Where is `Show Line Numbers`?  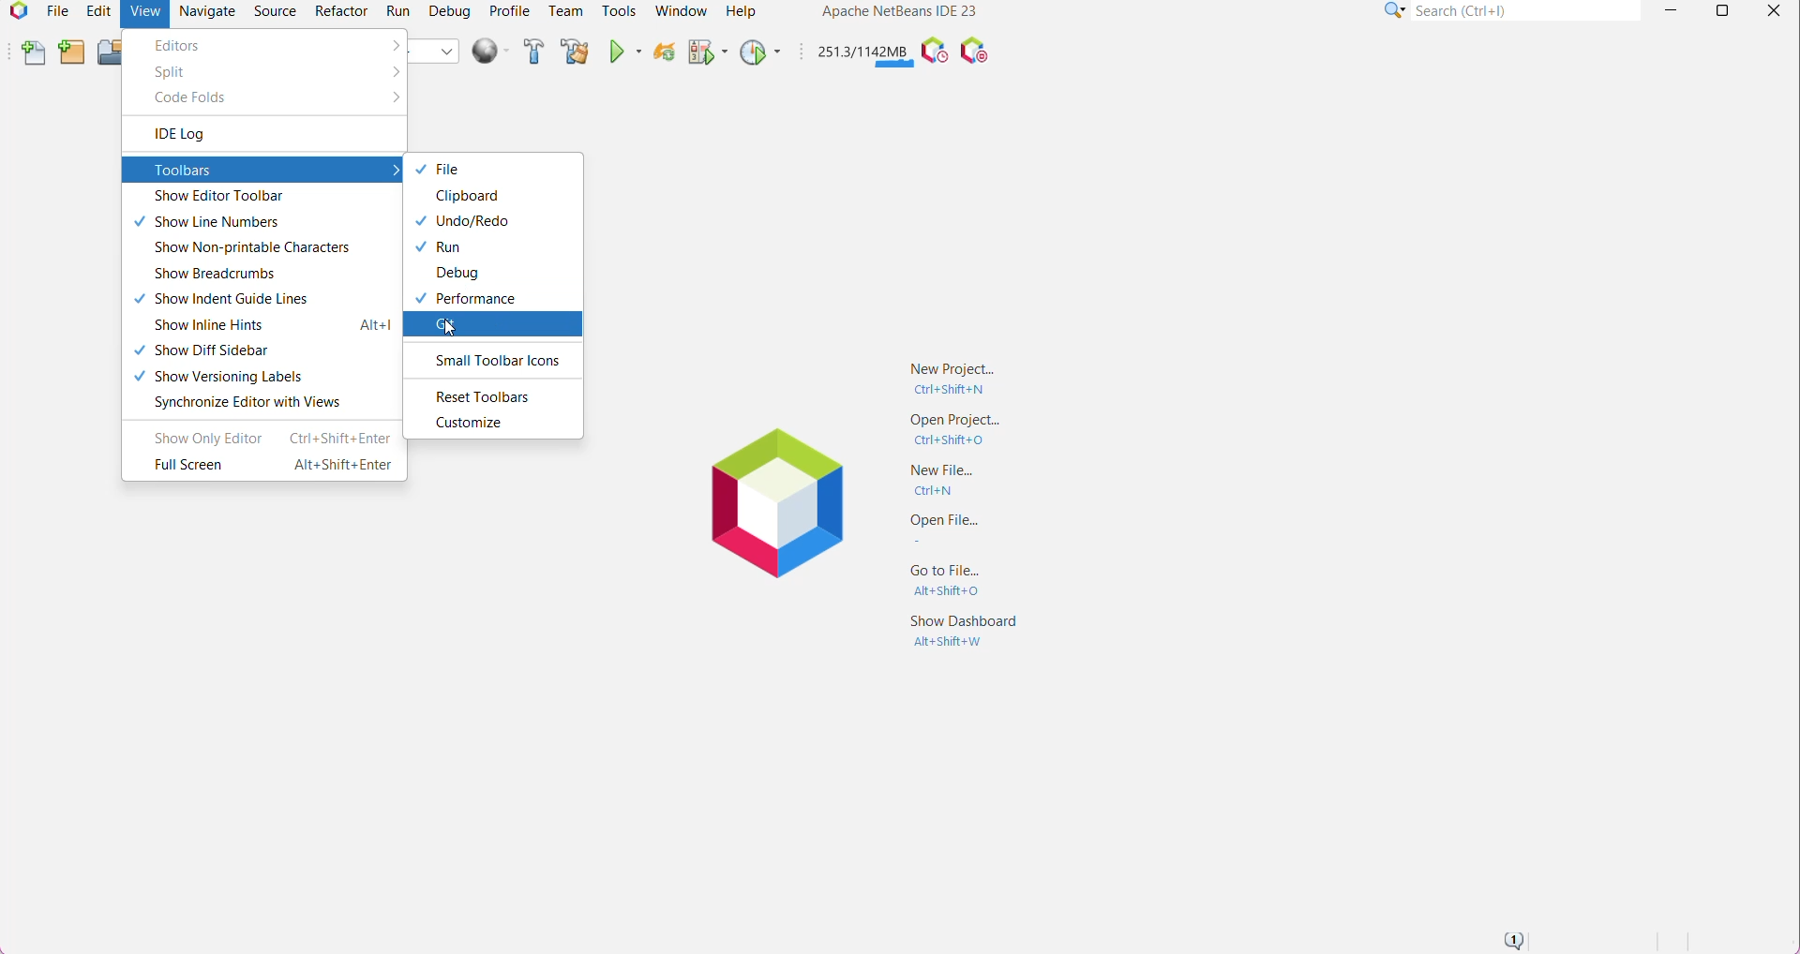
Show Line Numbers is located at coordinates (231, 224).